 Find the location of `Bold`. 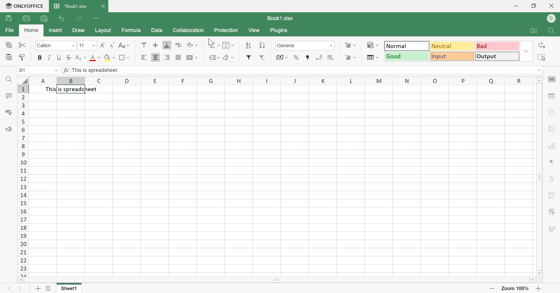

Bold is located at coordinates (40, 58).